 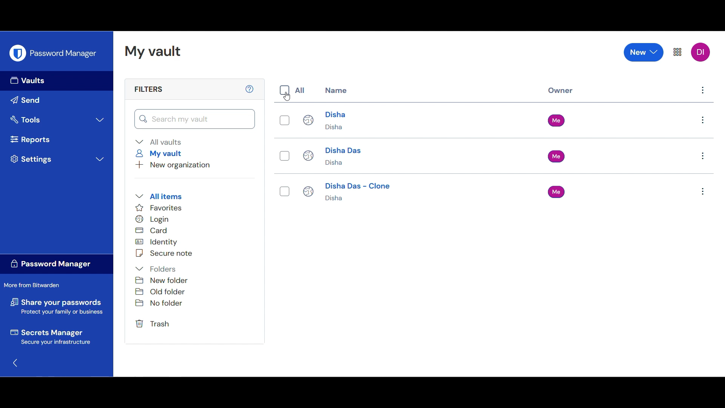 I want to click on Favorites, so click(x=159, y=208).